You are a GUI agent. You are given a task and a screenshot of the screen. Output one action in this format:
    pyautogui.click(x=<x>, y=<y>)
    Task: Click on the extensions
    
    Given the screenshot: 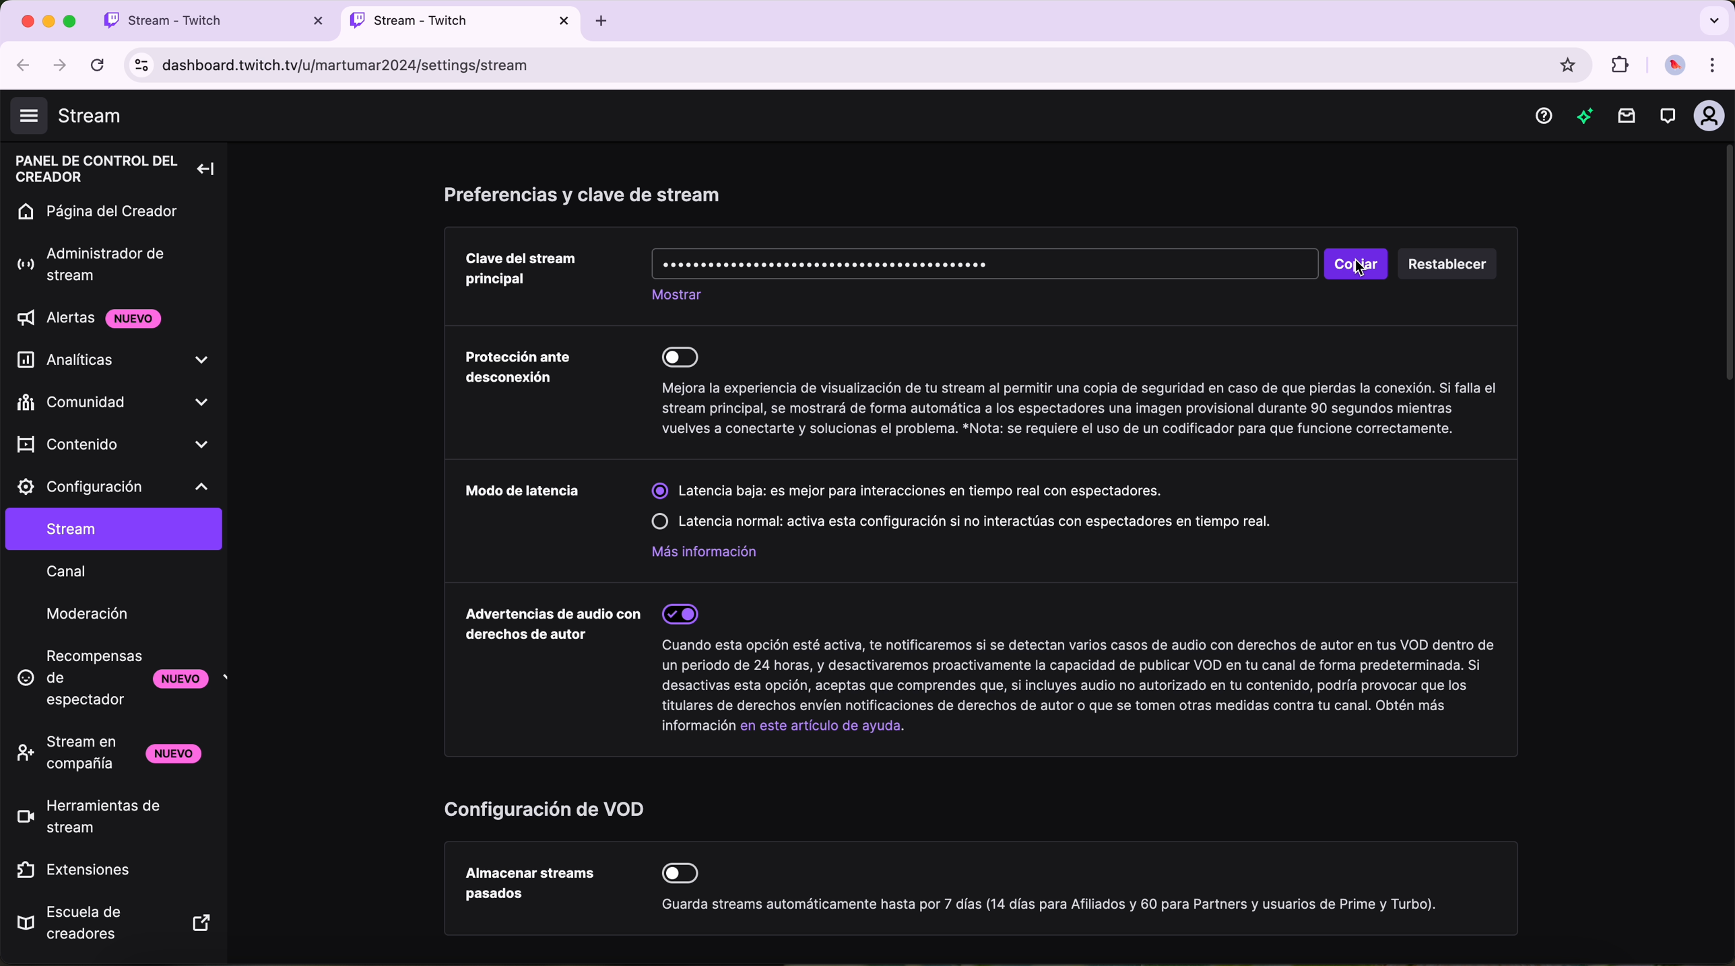 What is the action you would take?
    pyautogui.click(x=1619, y=63)
    